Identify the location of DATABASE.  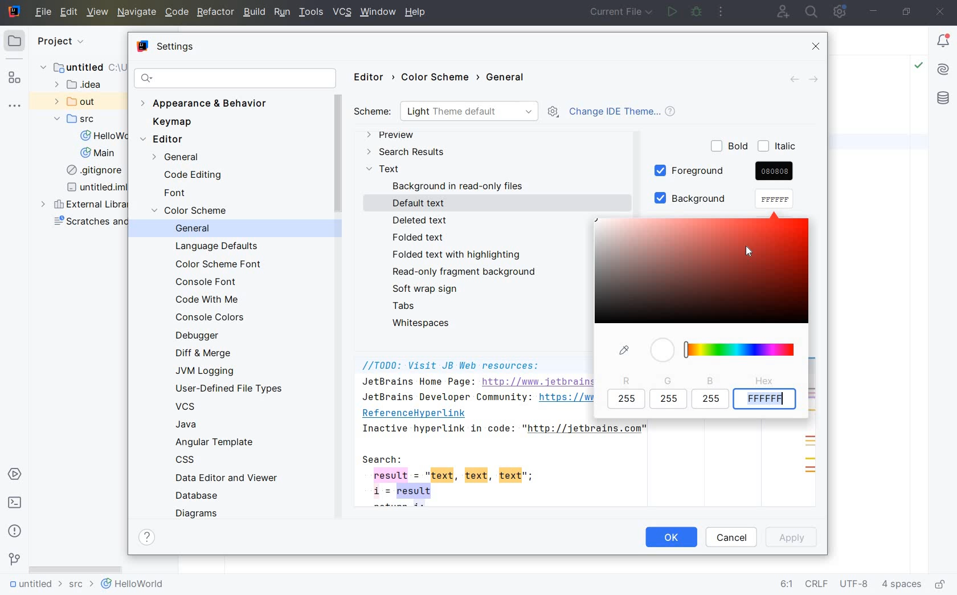
(201, 496).